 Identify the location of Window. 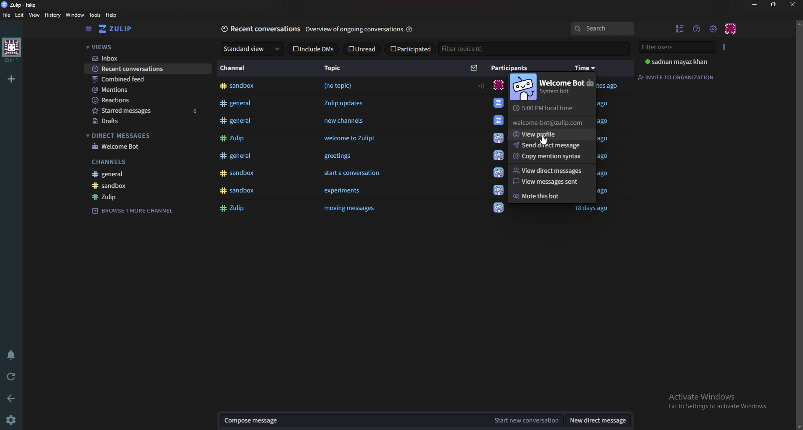
(75, 15).